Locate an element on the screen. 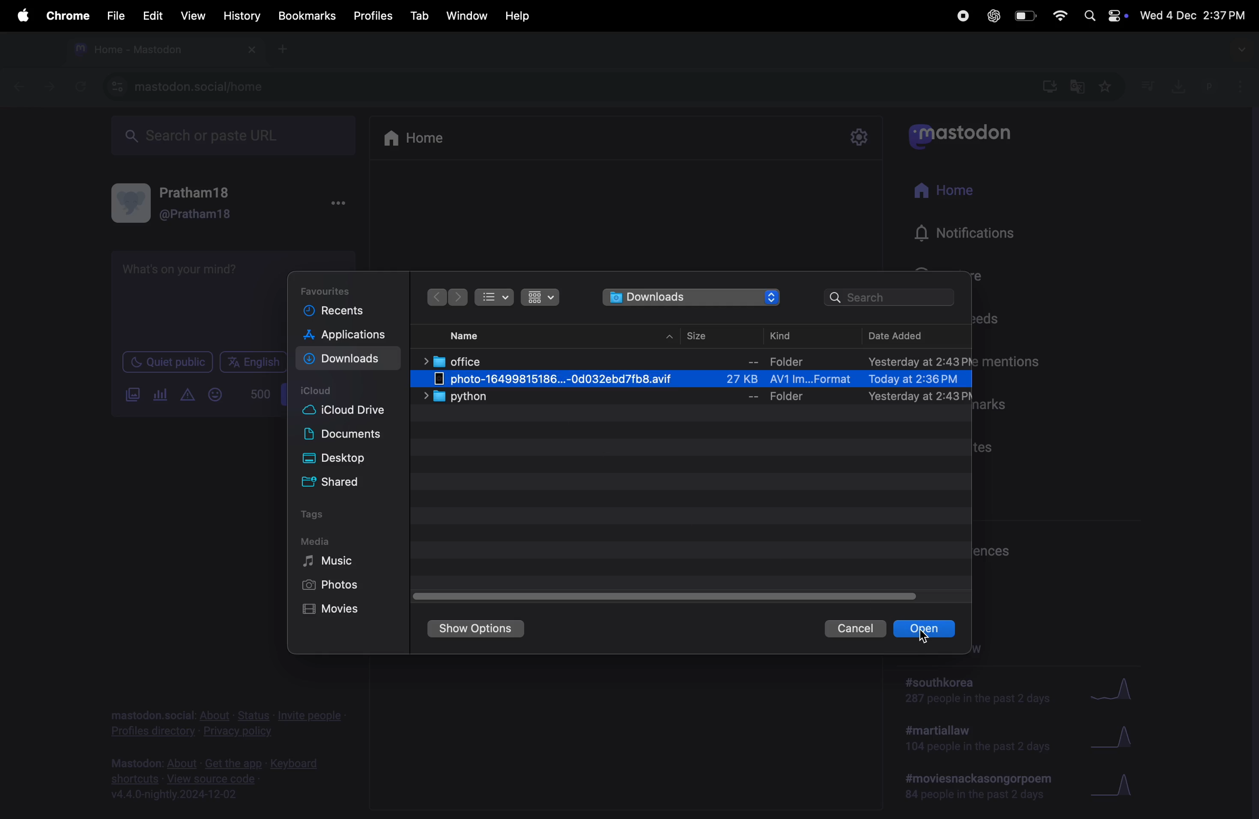 The width and height of the screenshot is (1259, 819). downloads is located at coordinates (1176, 85).